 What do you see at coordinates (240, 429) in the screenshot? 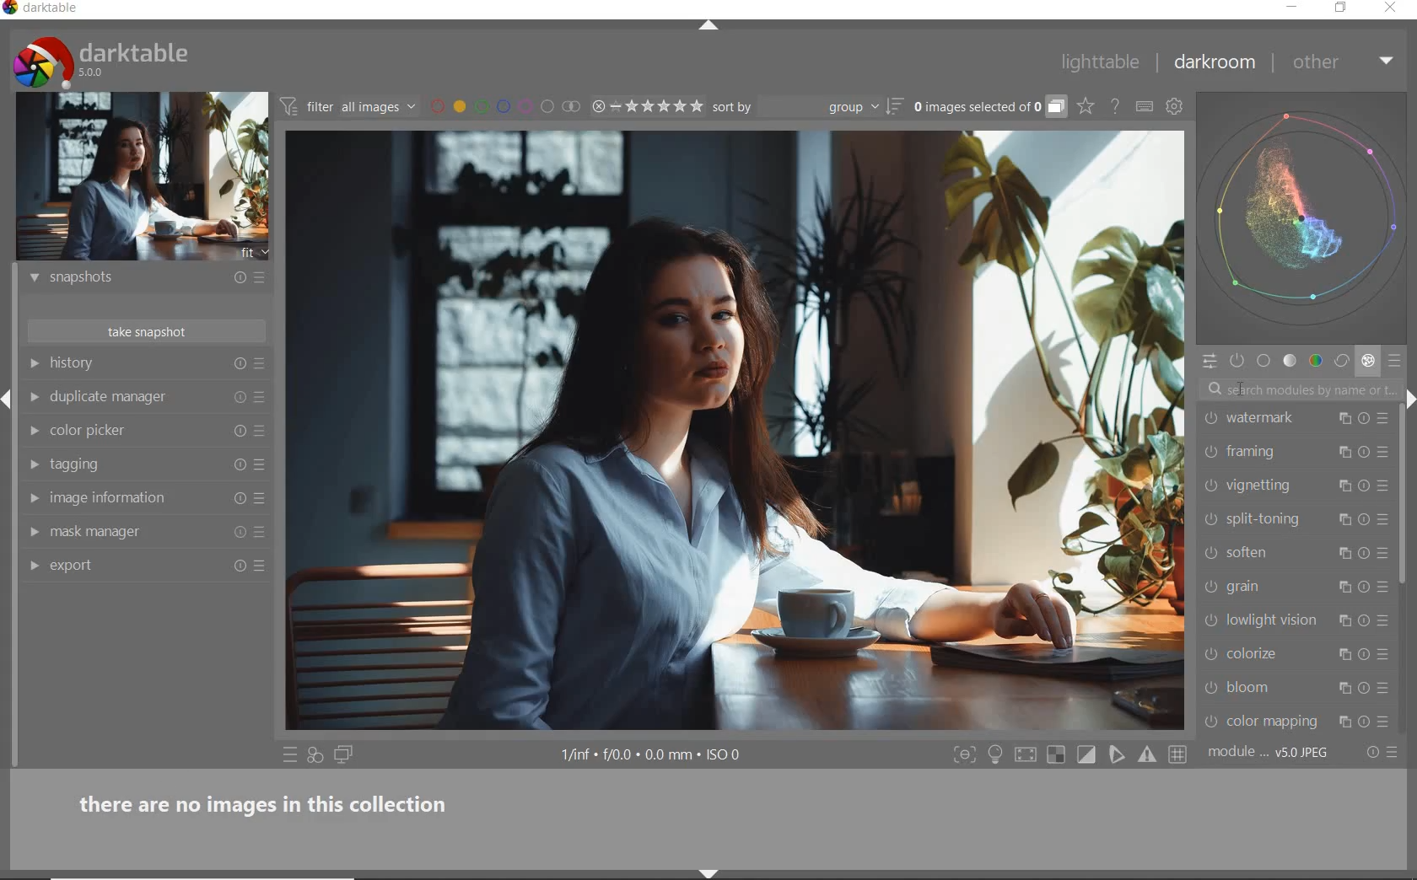
I see `reset` at bounding box center [240, 429].